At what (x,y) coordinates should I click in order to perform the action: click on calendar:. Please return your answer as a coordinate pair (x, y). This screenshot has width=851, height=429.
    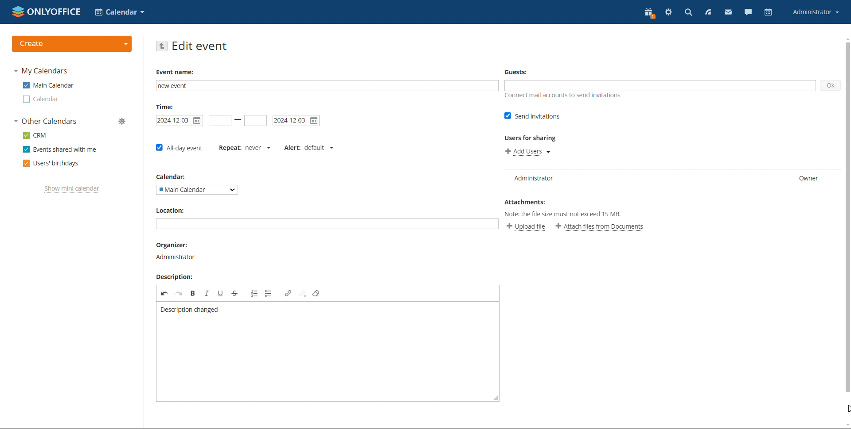
    Looking at the image, I should click on (174, 176).